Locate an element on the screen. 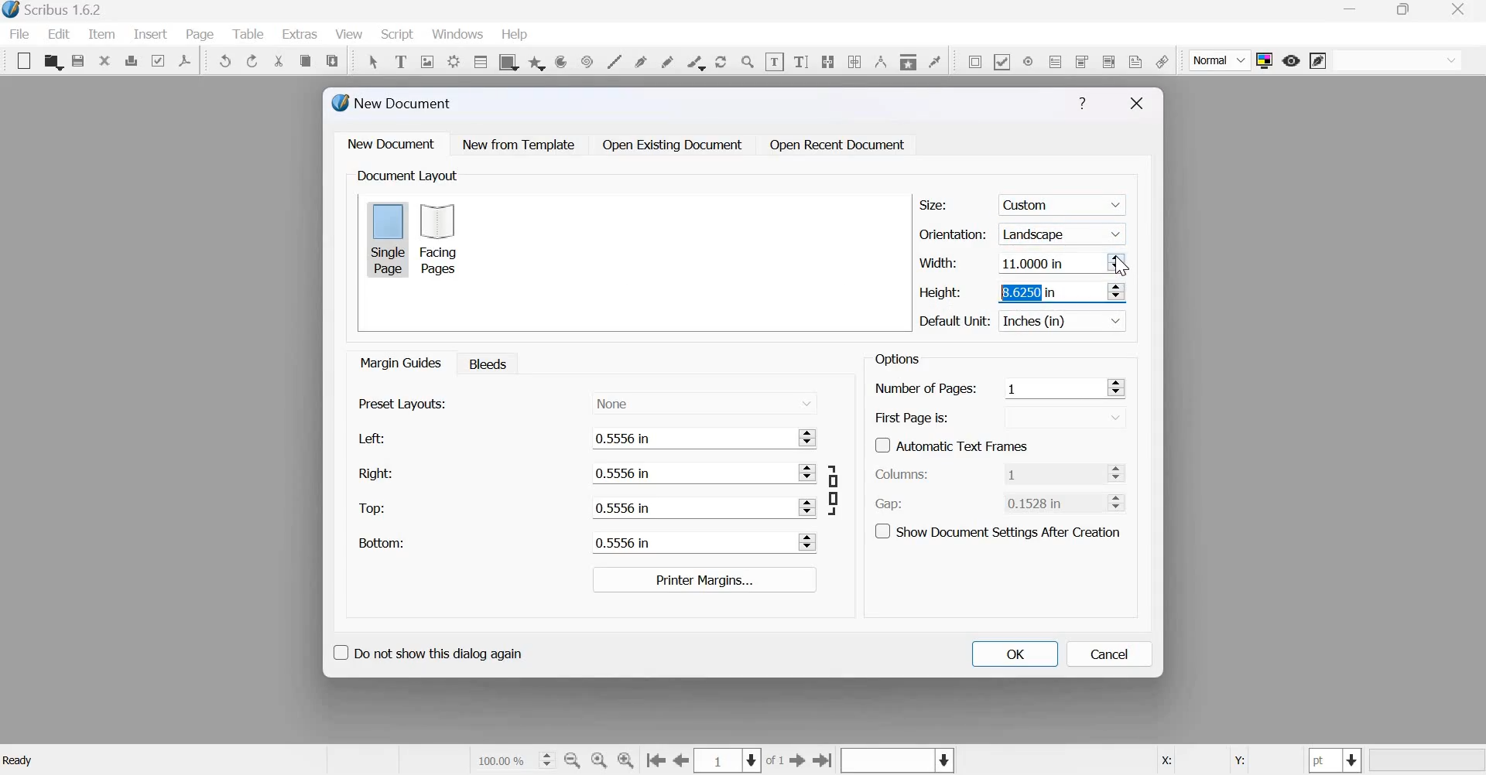 This screenshot has width=1486, height=775. Undo is located at coordinates (226, 61).